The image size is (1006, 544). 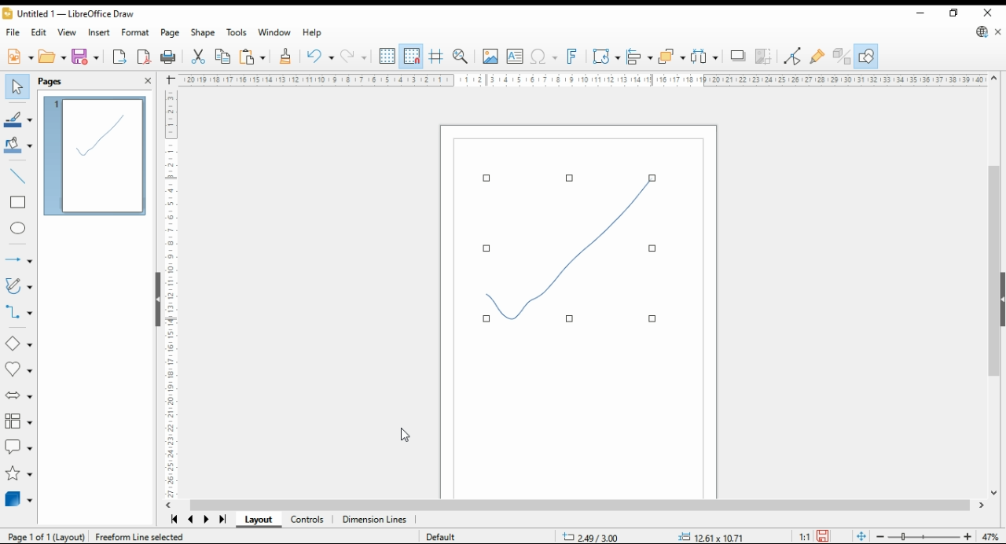 I want to click on open textbox, so click(x=516, y=57).